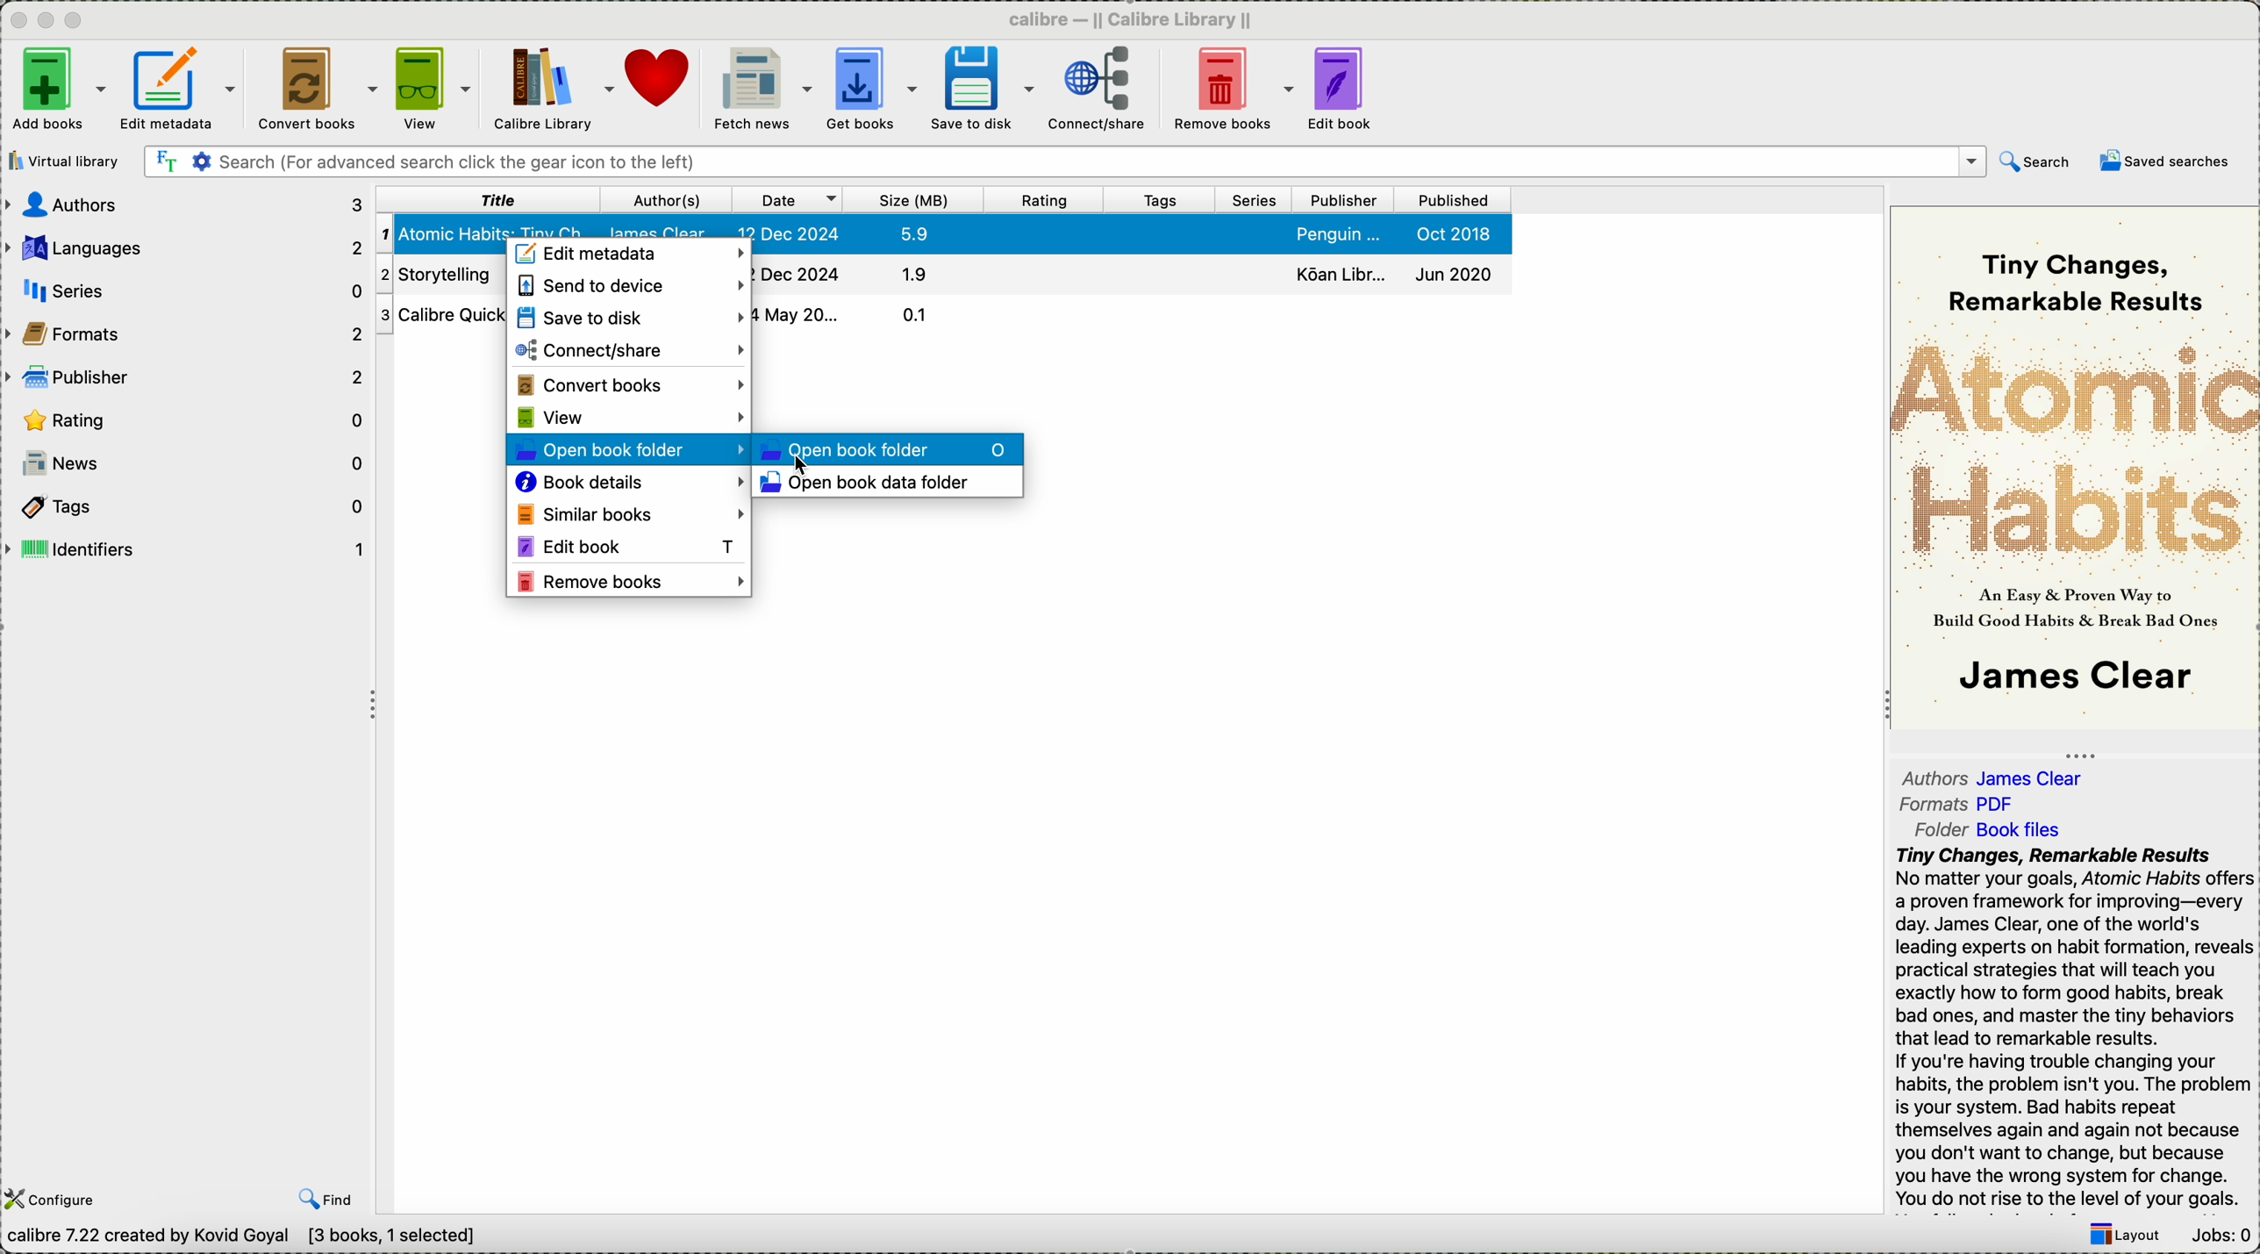 This screenshot has width=2260, height=1254. Describe the element at coordinates (915, 201) in the screenshot. I see `size` at that location.